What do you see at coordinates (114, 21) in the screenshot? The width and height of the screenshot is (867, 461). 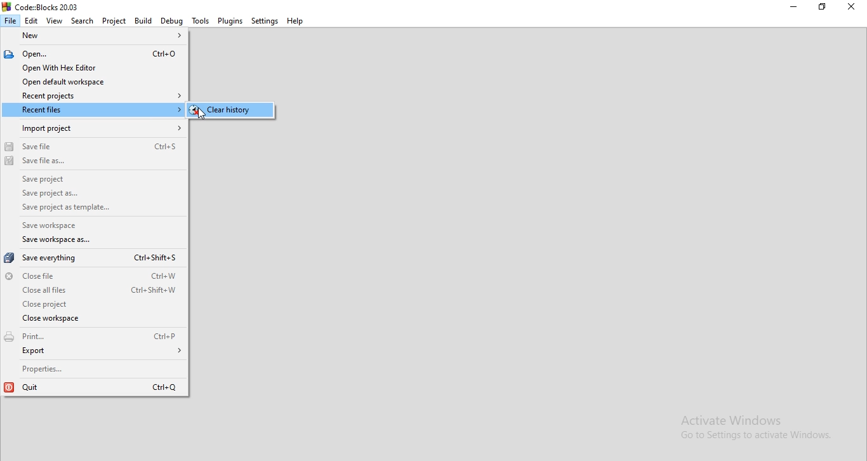 I see `Project ` at bounding box center [114, 21].